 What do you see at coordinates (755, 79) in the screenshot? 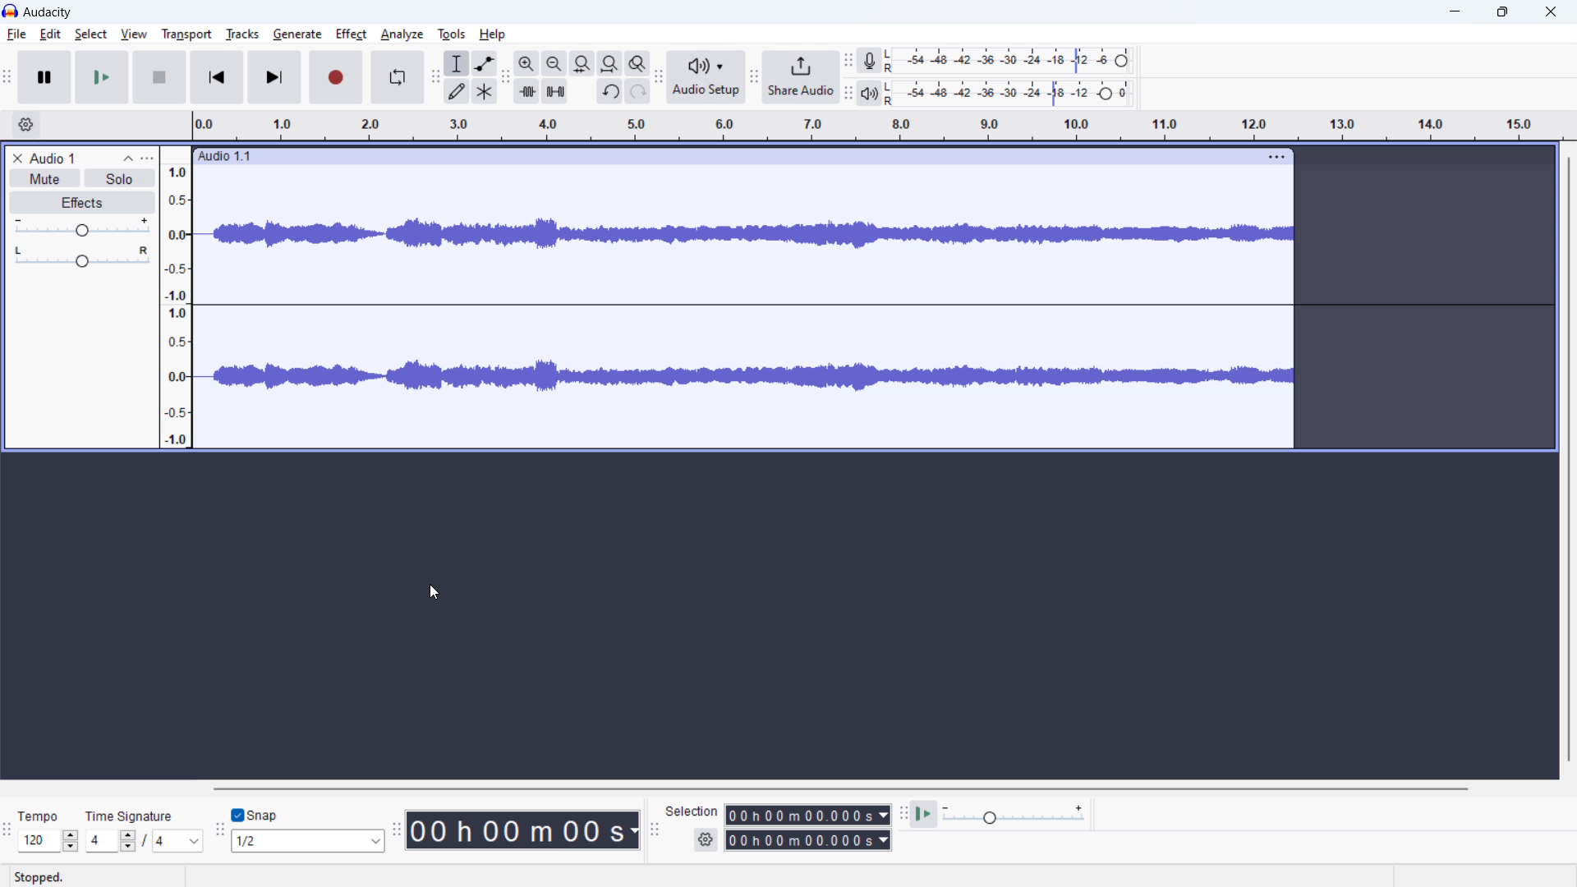
I see `share audio toolbar` at bounding box center [755, 79].